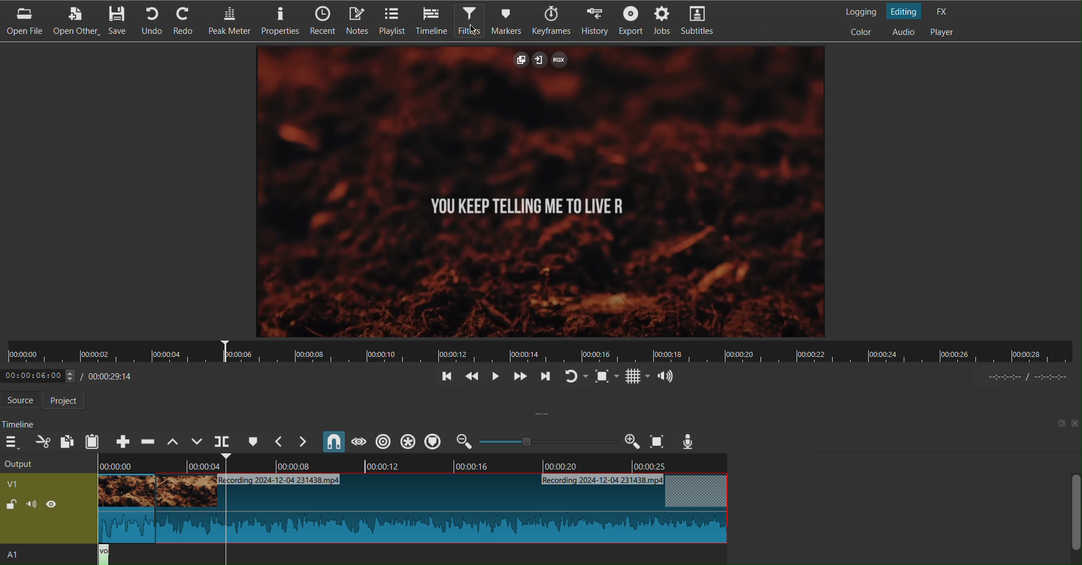  What do you see at coordinates (305, 442) in the screenshot?
I see `Next Marker` at bounding box center [305, 442].